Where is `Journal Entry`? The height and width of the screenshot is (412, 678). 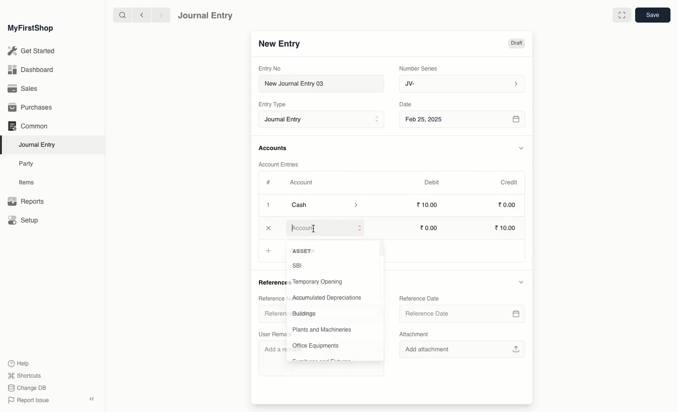 Journal Entry is located at coordinates (324, 120).